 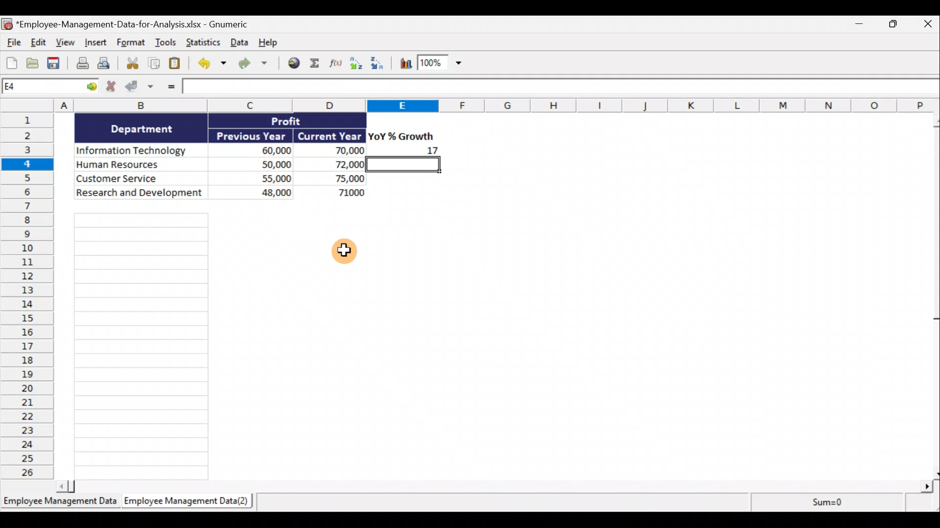 I want to click on Formula bar, so click(x=562, y=88).